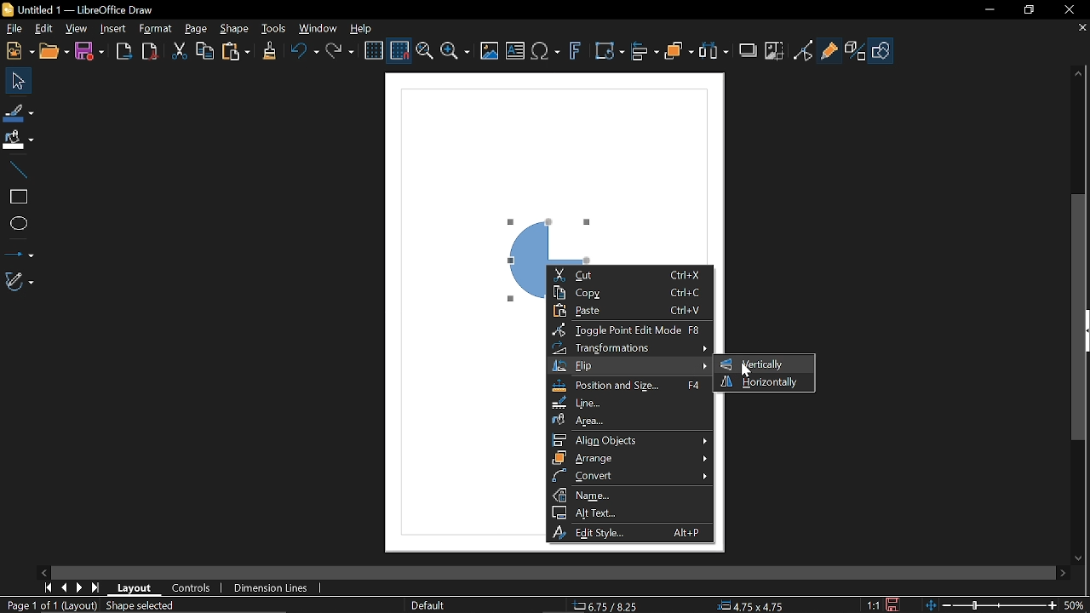 This screenshot has height=613, width=1090. What do you see at coordinates (895, 604) in the screenshot?
I see `Save` at bounding box center [895, 604].